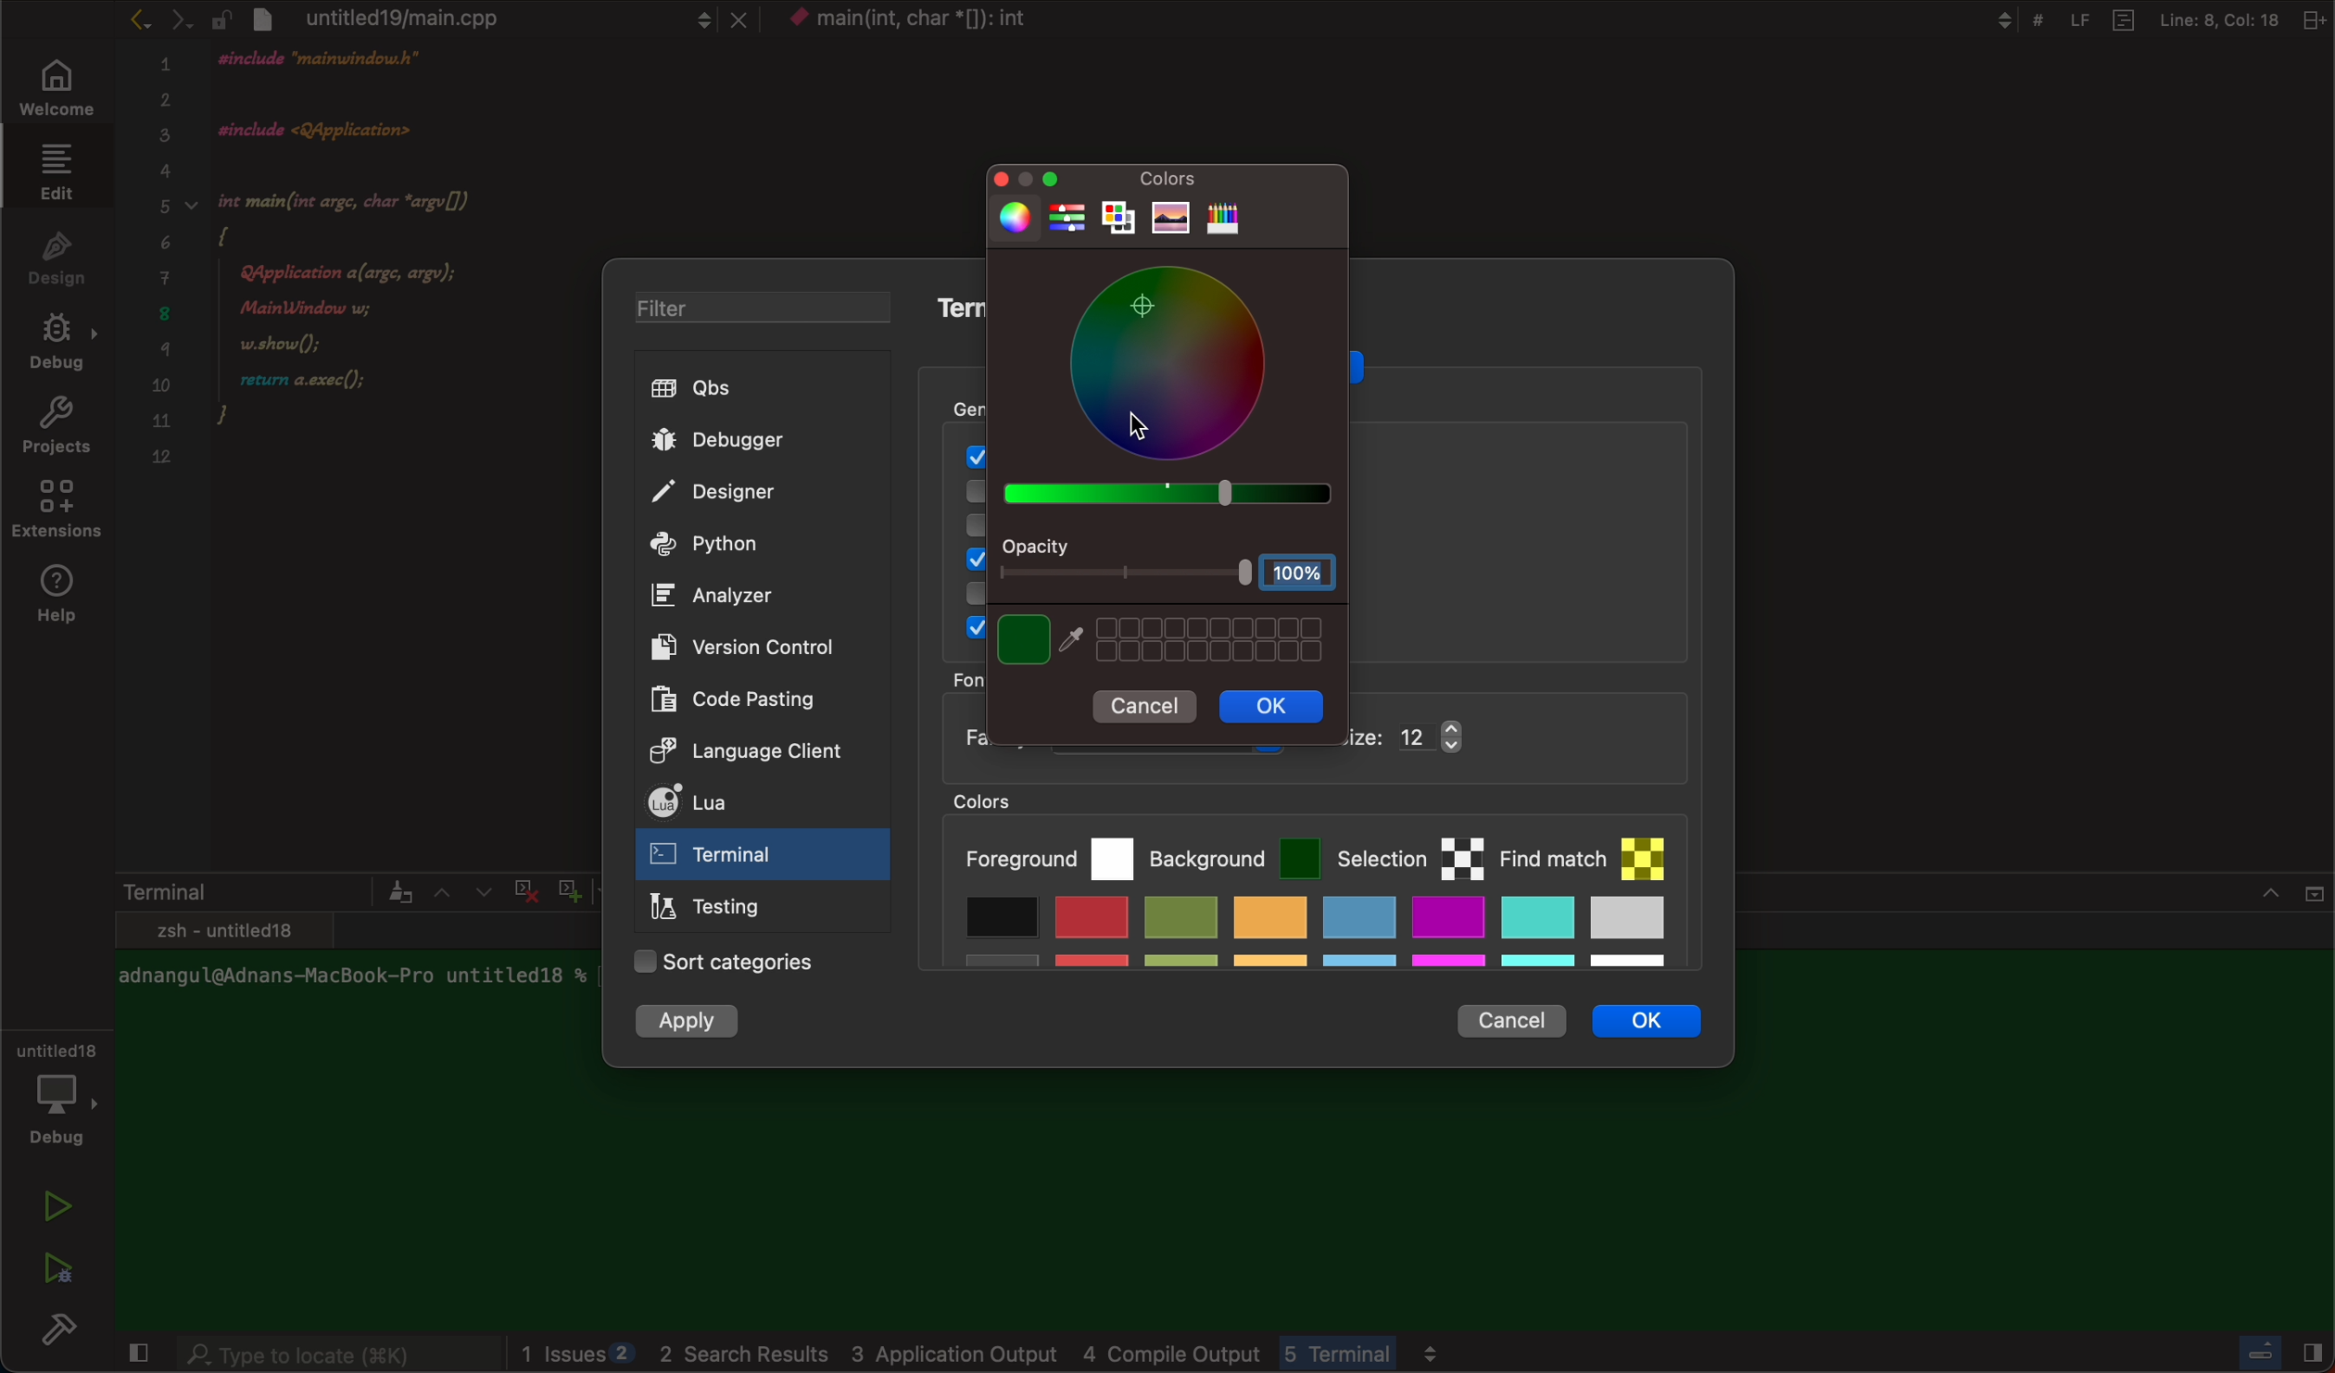  What do you see at coordinates (748, 310) in the screenshot?
I see `filter` at bounding box center [748, 310].